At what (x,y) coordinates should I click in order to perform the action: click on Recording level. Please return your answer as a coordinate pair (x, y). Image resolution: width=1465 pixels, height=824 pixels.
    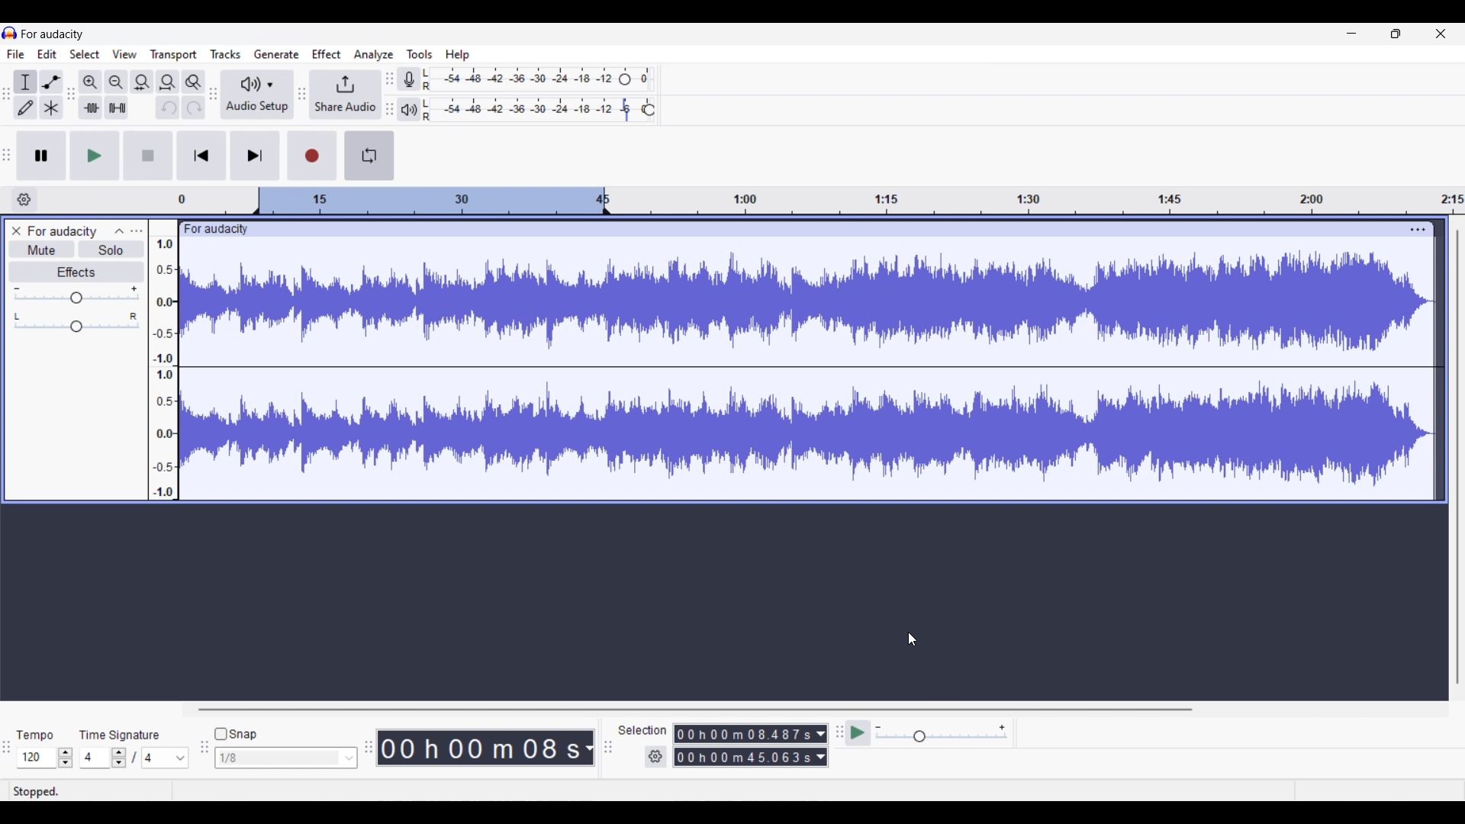
    Looking at the image, I should click on (519, 79).